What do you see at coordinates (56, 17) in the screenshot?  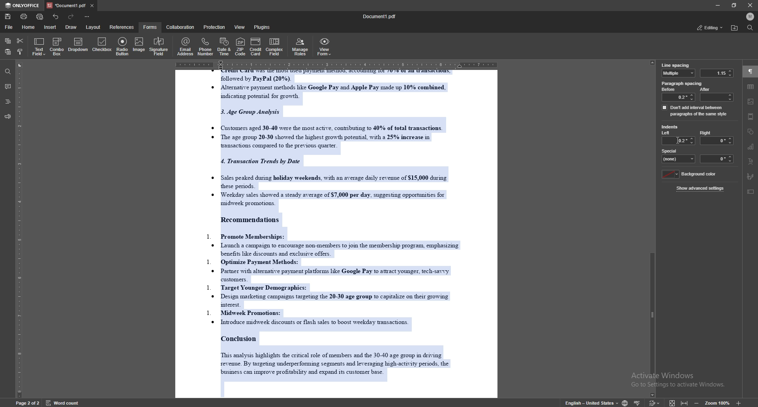 I see `undo` at bounding box center [56, 17].